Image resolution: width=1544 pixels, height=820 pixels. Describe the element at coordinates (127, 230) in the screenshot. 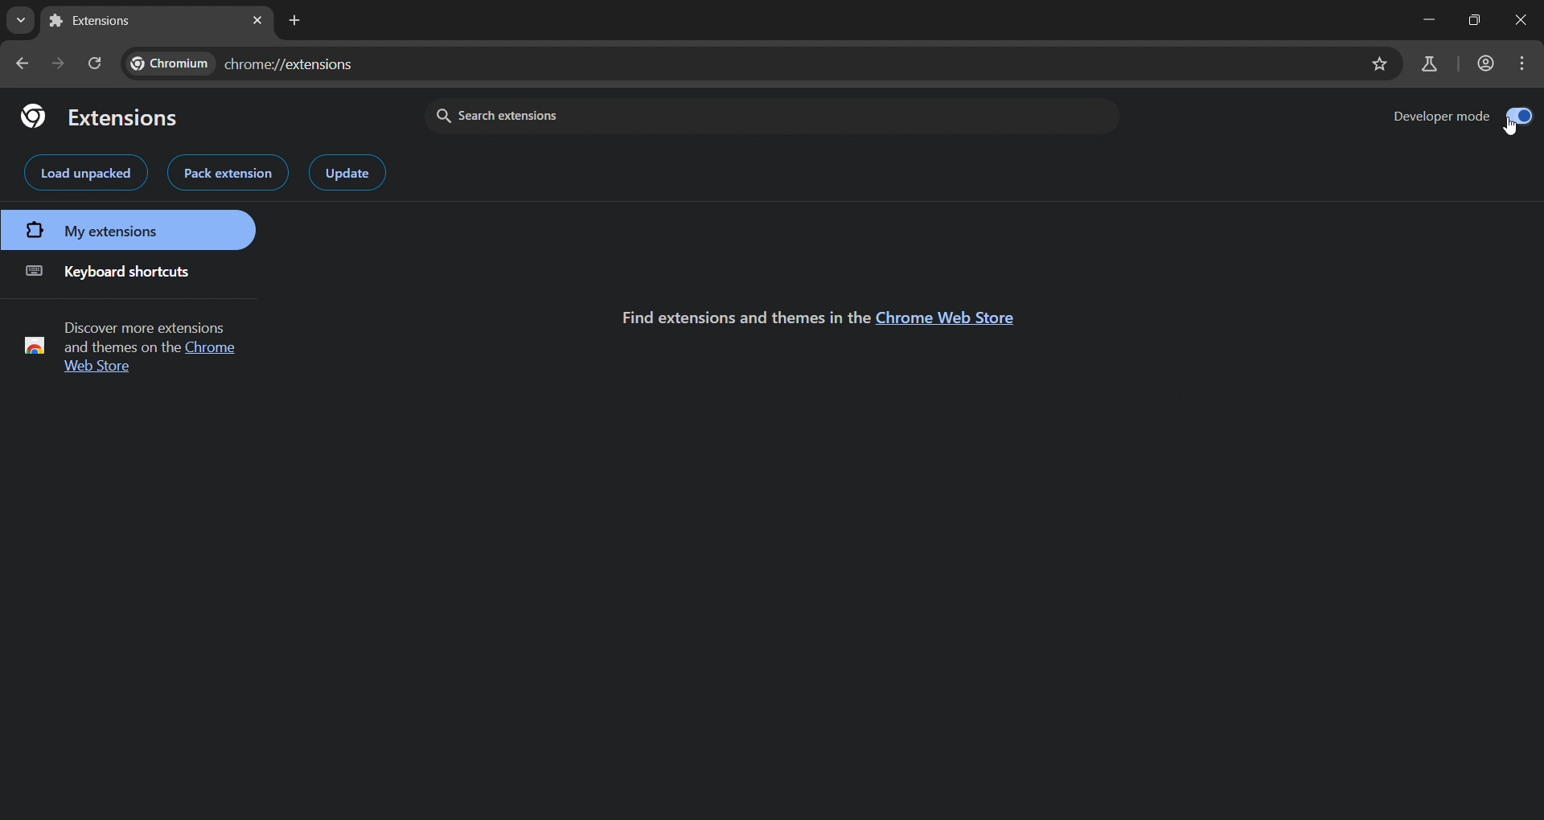

I see `my extensions` at that location.